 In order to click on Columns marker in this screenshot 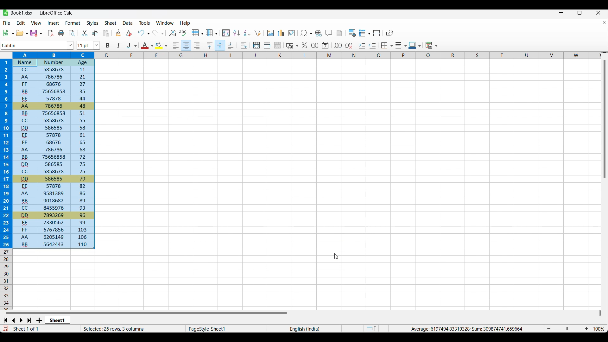, I will do `click(348, 55)`.